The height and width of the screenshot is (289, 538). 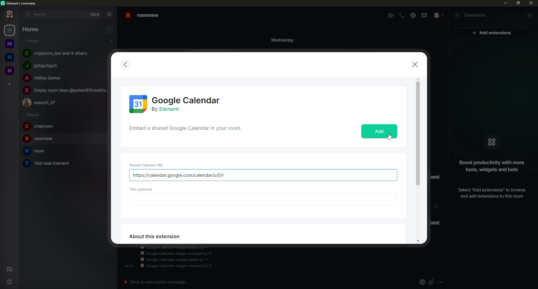 What do you see at coordinates (531, 15) in the screenshot?
I see `close` at bounding box center [531, 15].